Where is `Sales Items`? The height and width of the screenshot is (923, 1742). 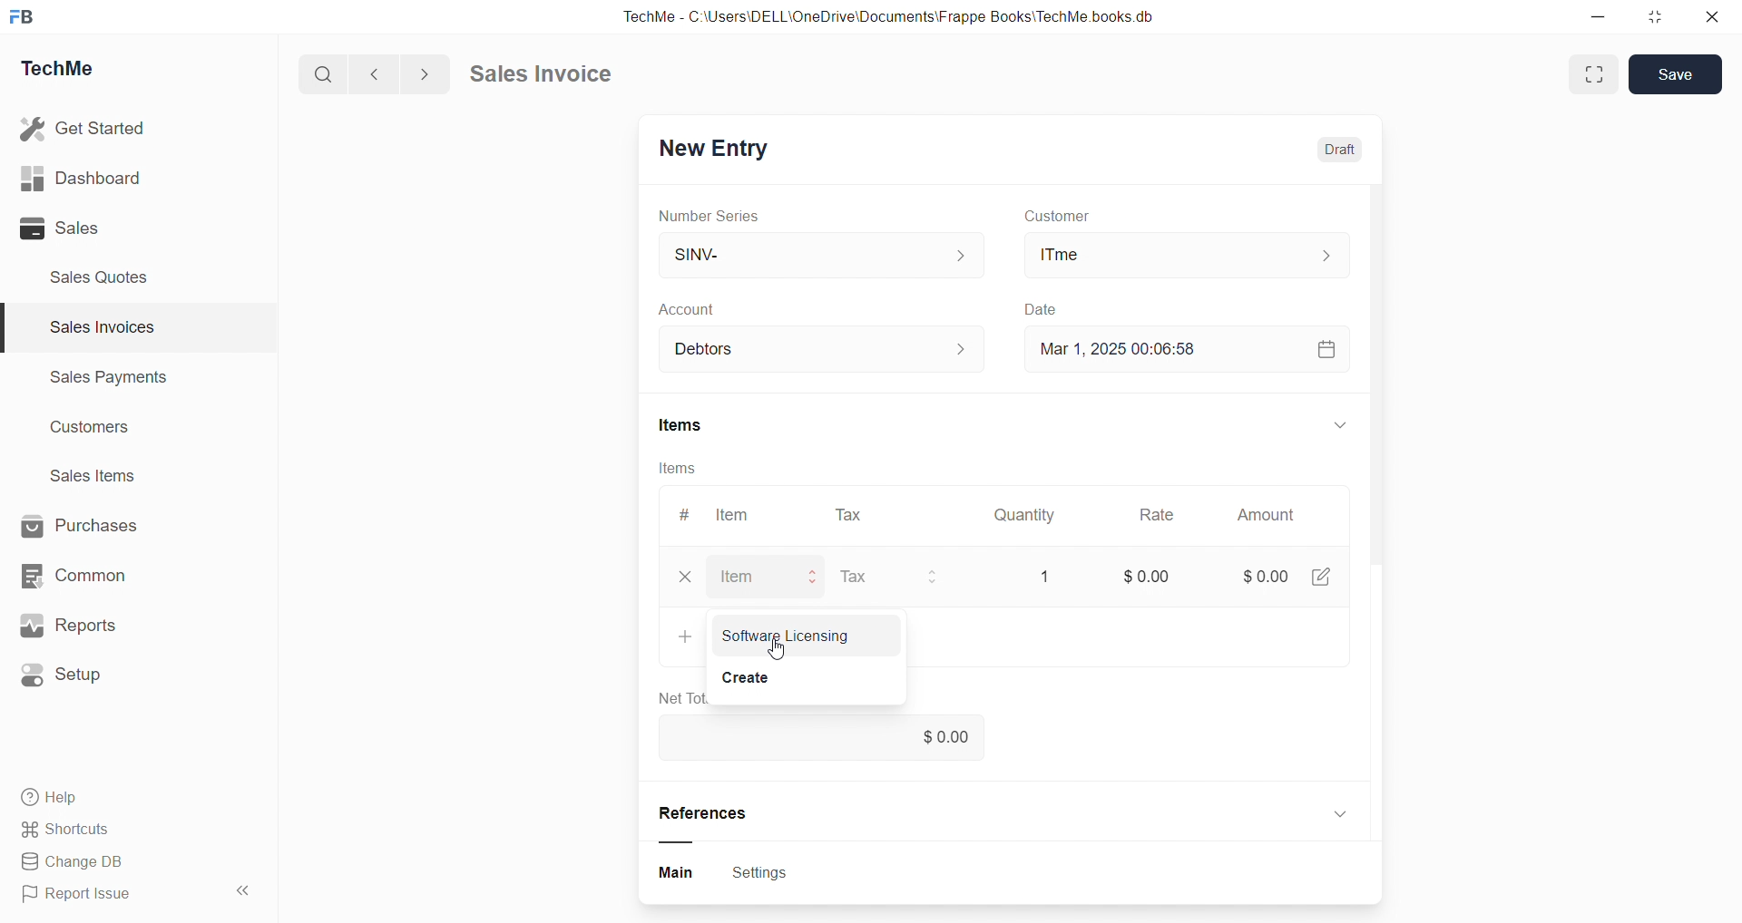
Sales Items is located at coordinates (101, 478).